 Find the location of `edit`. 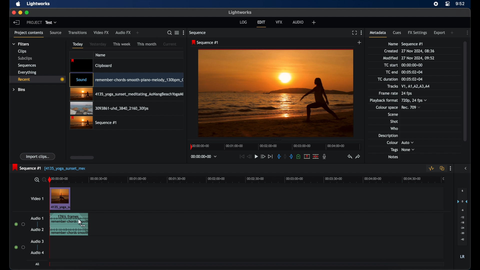

edit is located at coordinates (262, 23).